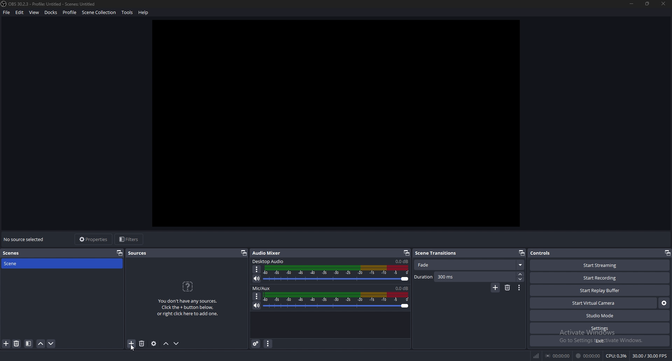 This screenshot has height=361, width=672. Describe the element at coordinates (132, 343) in the screenshot. I see `add source` at that location.